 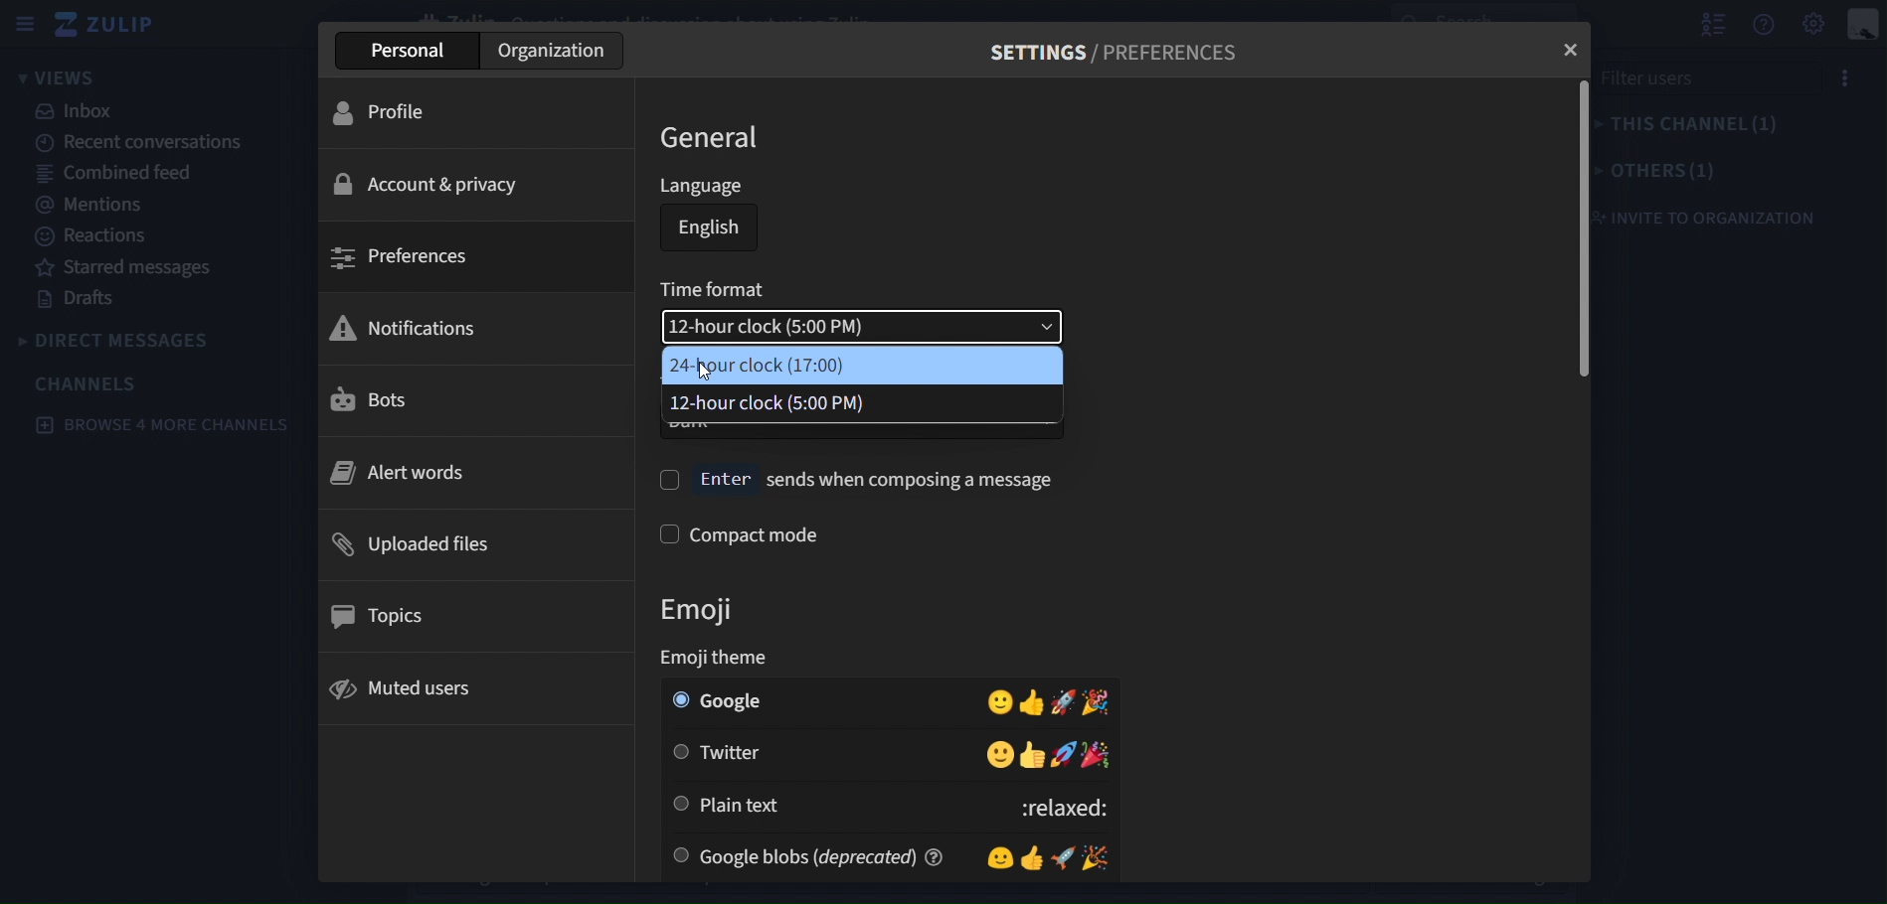 I want to click on google, so click(x=721, y=702).